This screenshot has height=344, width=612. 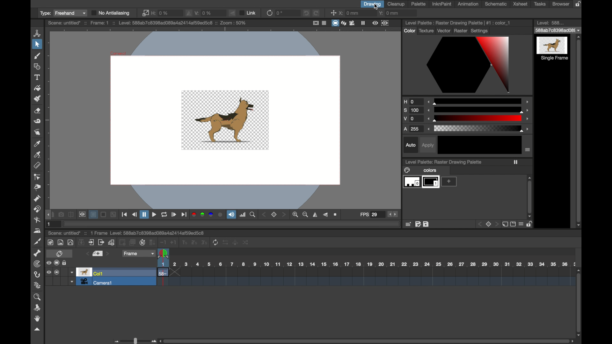 I want to click on zoom, so click(x=300, y=215).